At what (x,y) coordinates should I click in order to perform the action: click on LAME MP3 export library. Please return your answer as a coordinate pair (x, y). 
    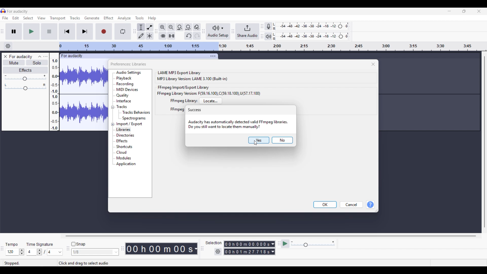
    Looking at the image, I should click on (179, 72).